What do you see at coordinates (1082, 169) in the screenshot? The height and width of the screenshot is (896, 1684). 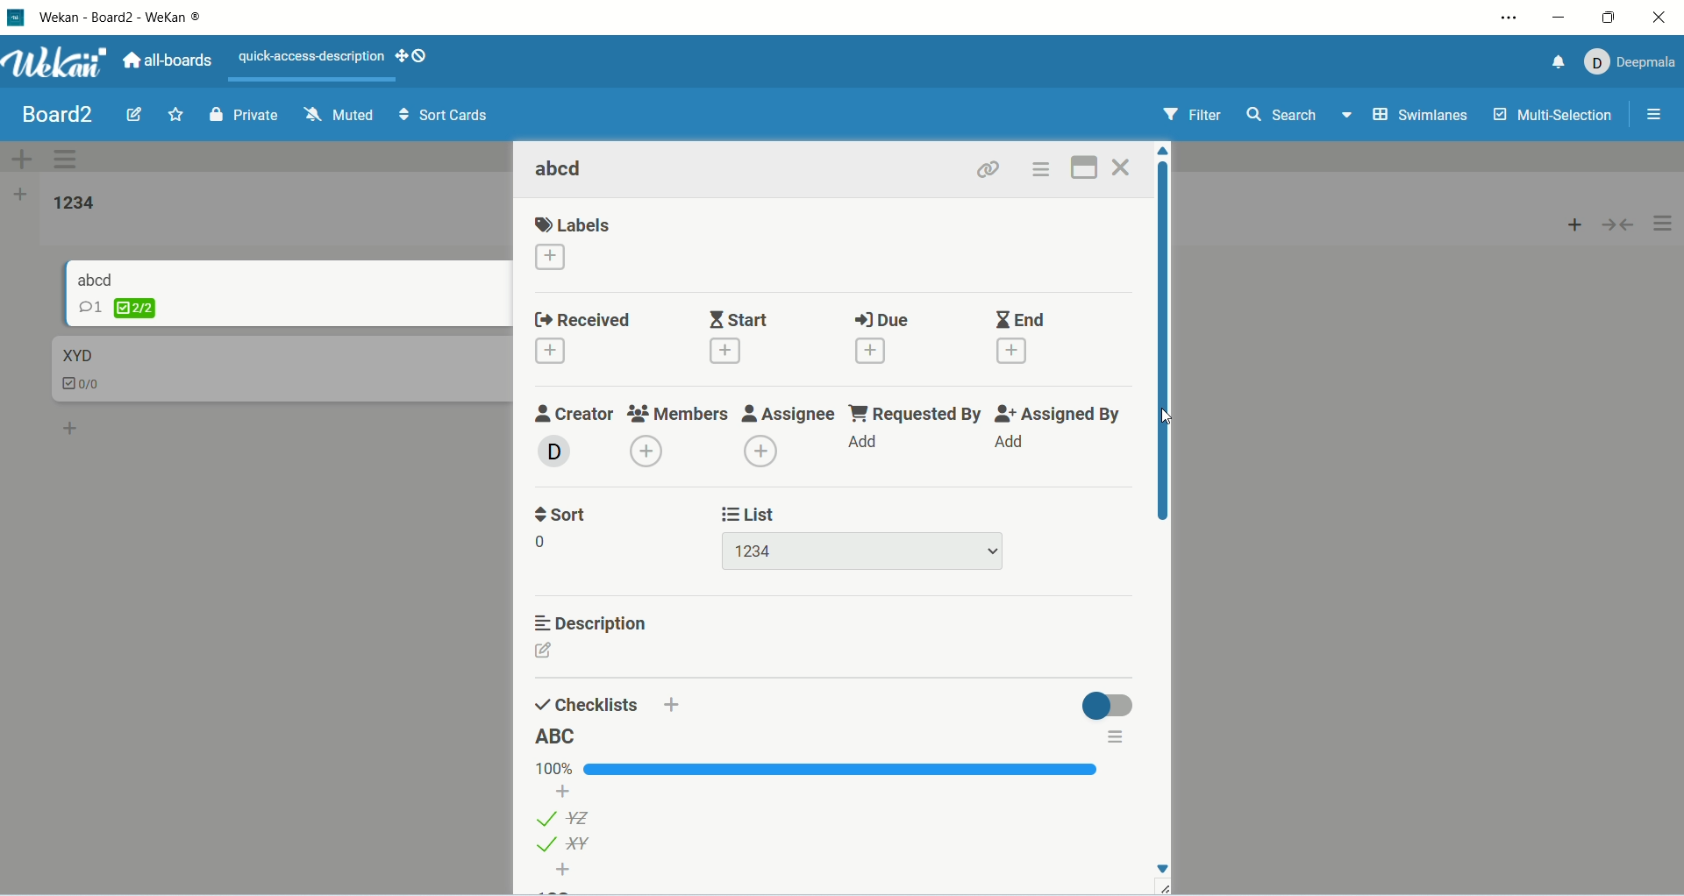 I see `maximize` at bounding box center [1082, 169].